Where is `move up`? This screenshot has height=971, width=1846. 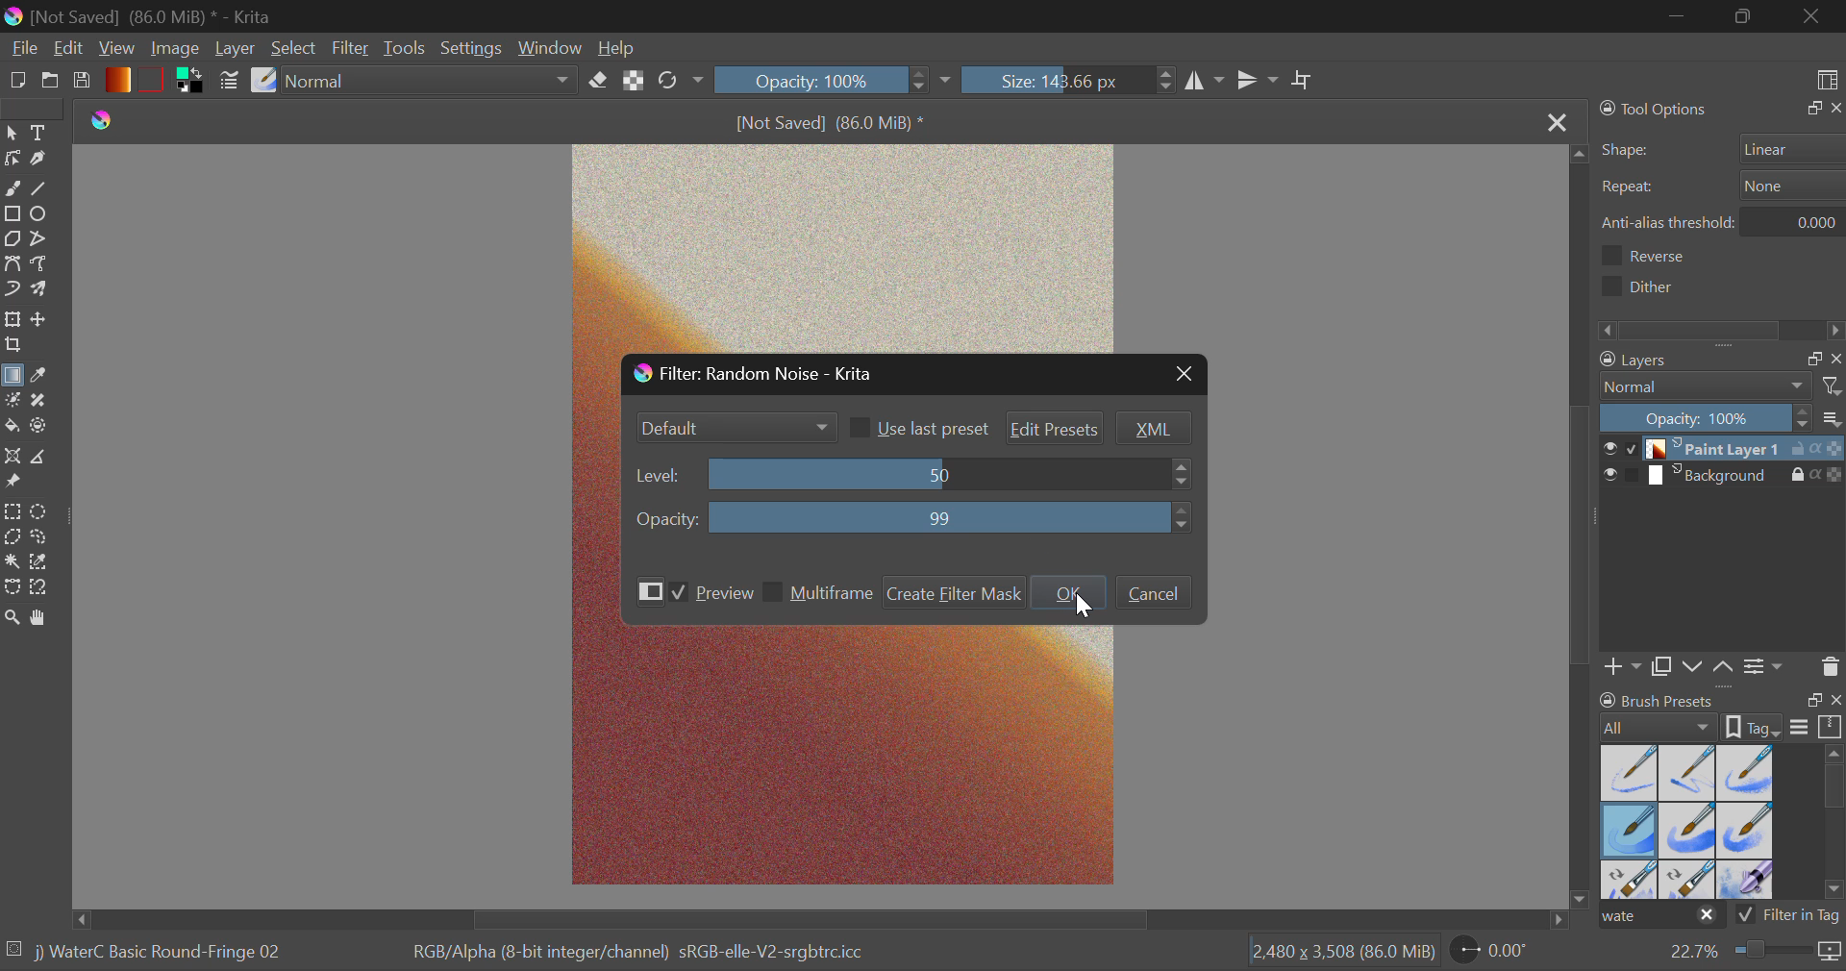 move up is located at coordinates (1577, 151).